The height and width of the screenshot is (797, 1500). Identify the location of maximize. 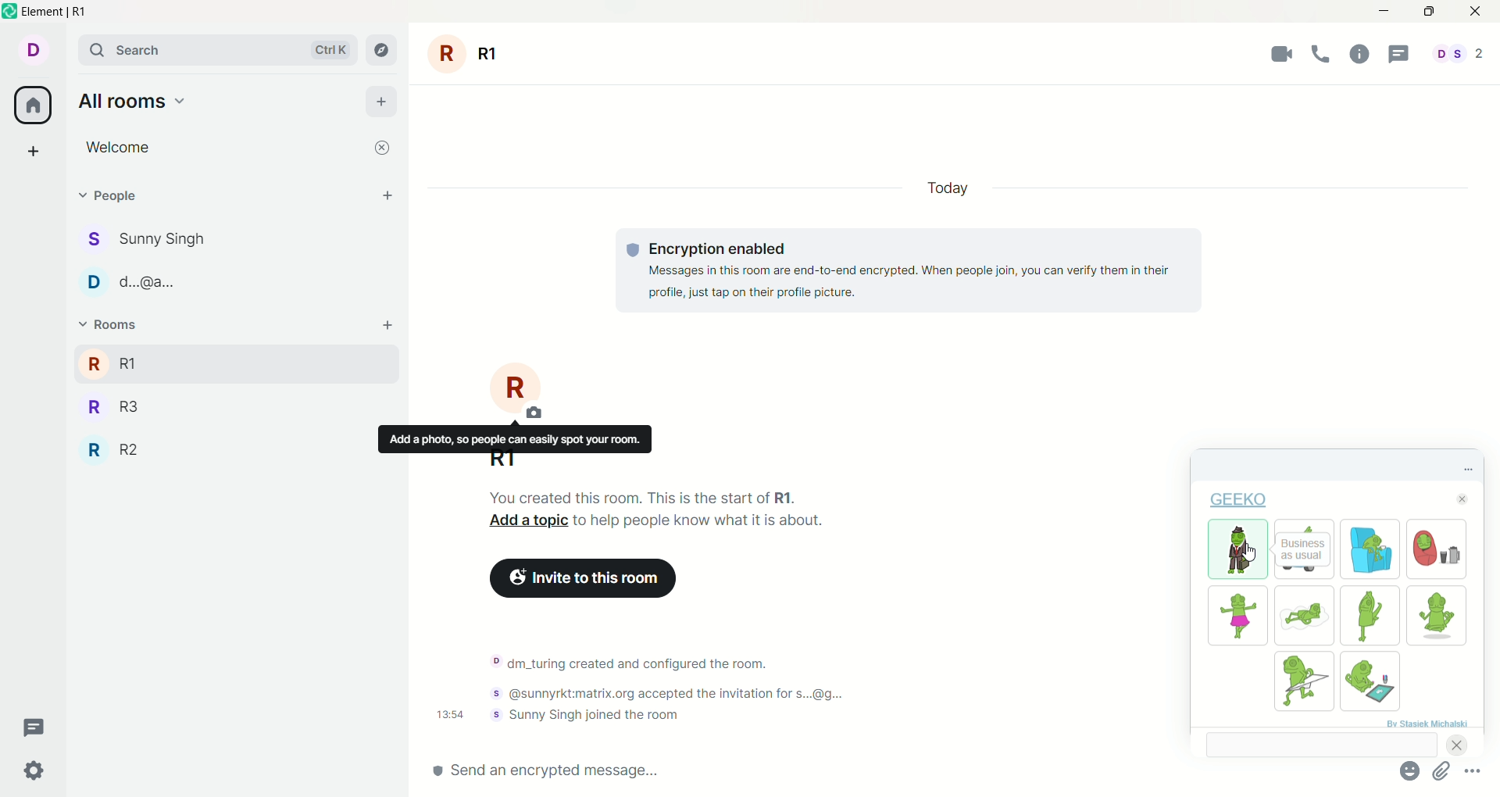
(1428, 12).